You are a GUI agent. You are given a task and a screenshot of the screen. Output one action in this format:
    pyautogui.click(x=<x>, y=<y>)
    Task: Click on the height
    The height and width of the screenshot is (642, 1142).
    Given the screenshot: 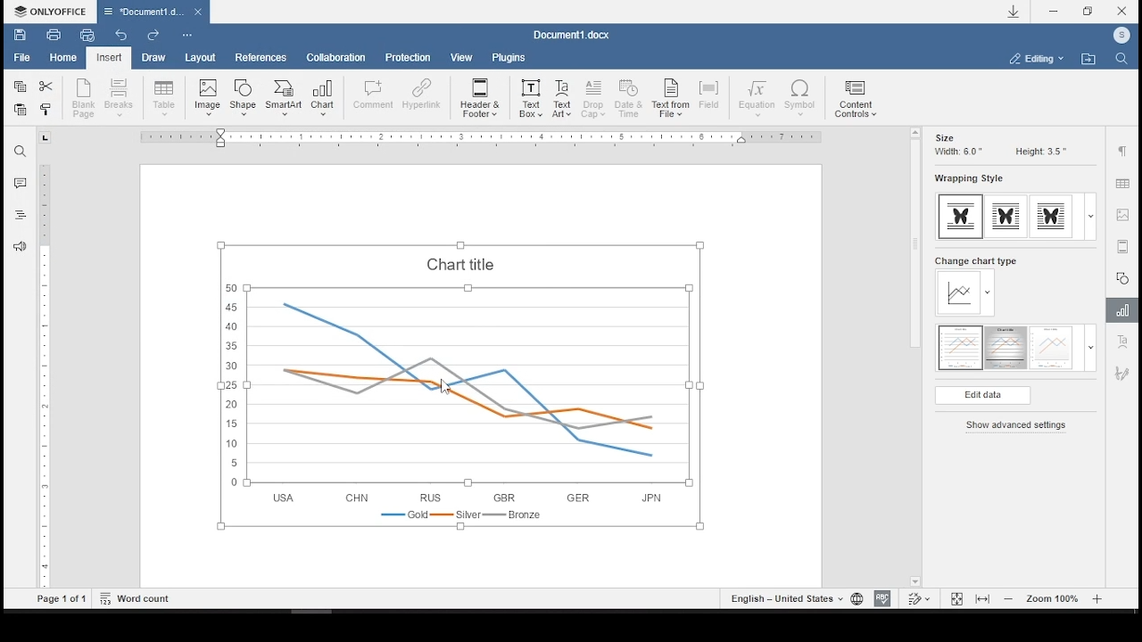 What is the action you would take?
    pyautogui.click(x=1040, y=152)
    